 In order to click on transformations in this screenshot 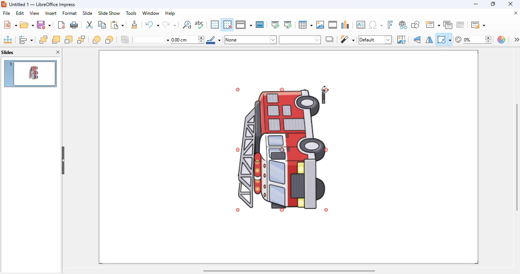, I will do `click(444, 40)`.